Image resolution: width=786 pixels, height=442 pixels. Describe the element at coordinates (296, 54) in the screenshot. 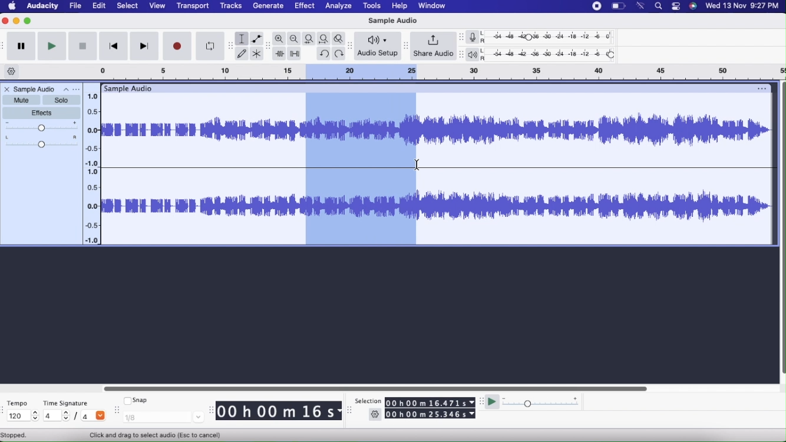

I see `Silence audio selection` at that location.